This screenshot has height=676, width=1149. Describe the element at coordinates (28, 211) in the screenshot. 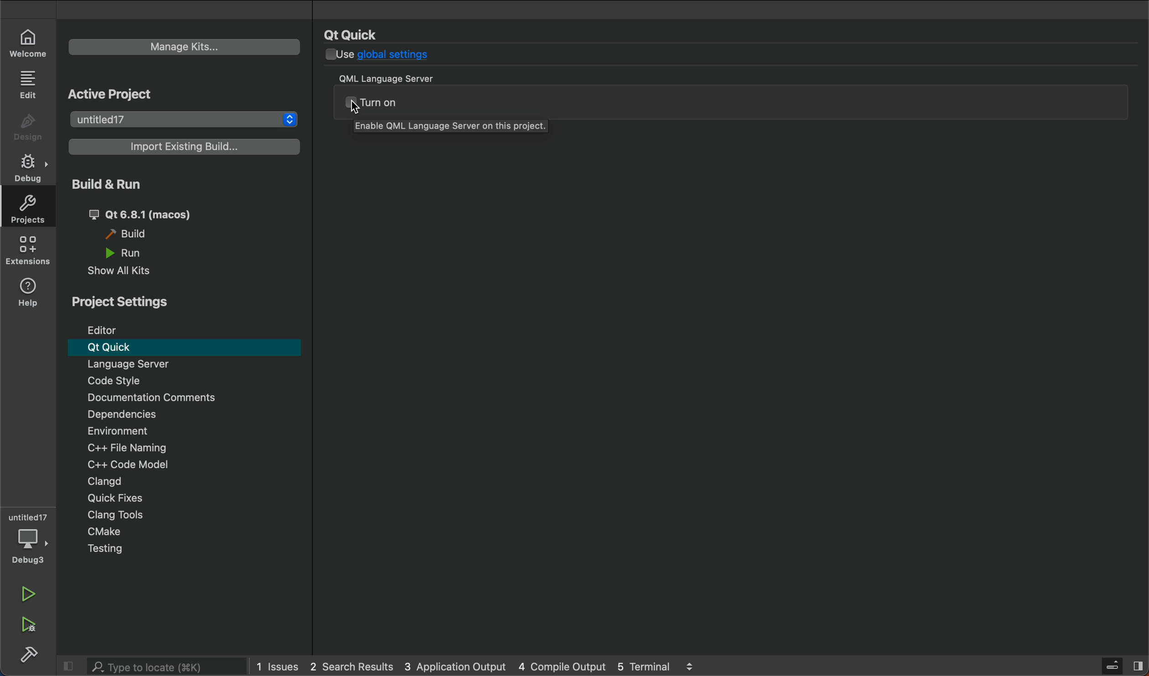

I see `projects` at that location.